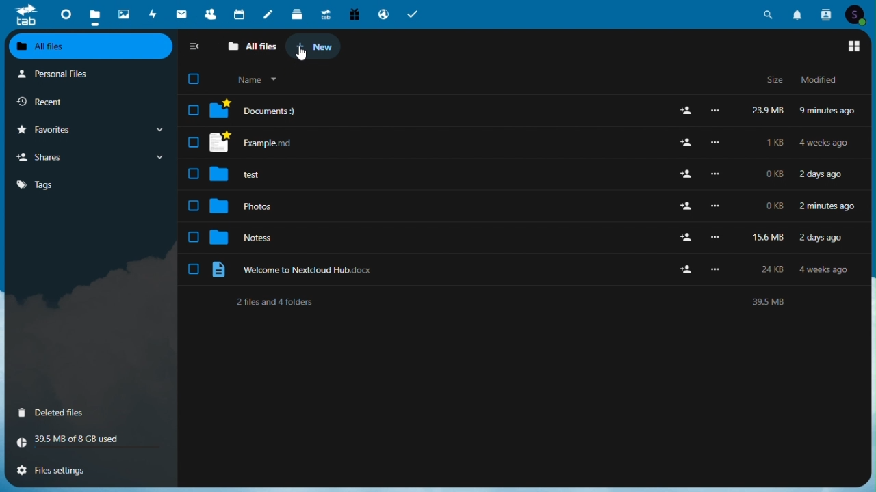 This screenshot has width=876, height=492. What do you see at coordinates (413, 13) in the screenshot?
I see `tasks` at bounding box center [413, 13].